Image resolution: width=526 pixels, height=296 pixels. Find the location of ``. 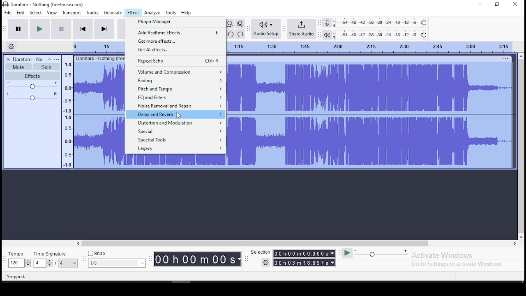

 is located at coordinates (284, 29).